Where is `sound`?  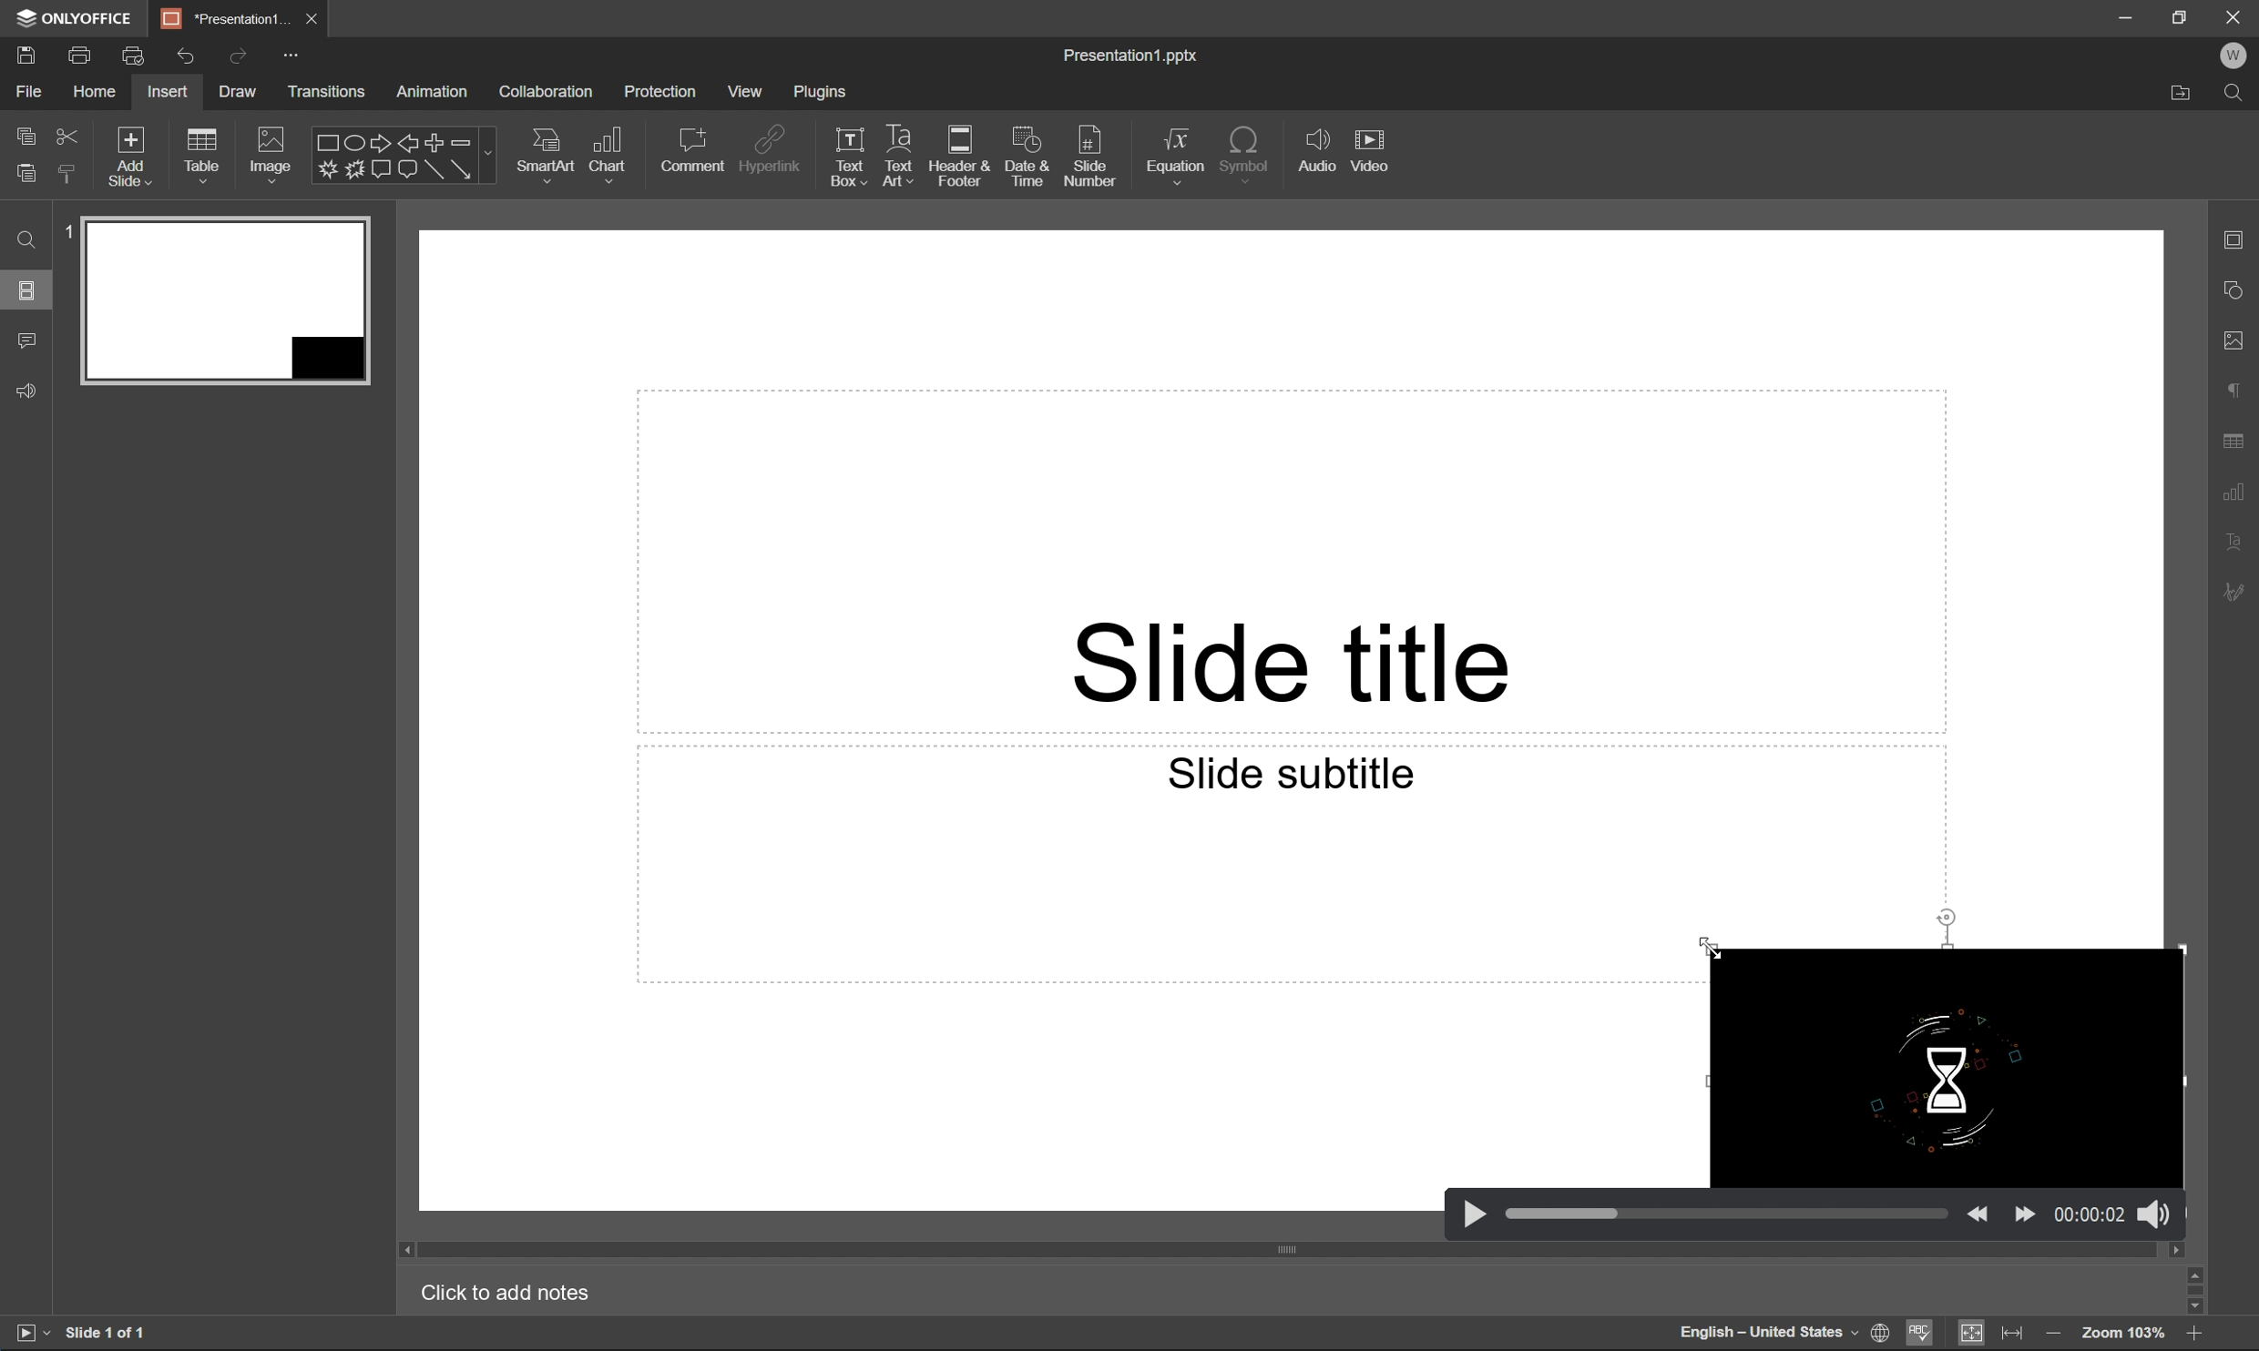 sound is located at coordinates (2153, 1212).